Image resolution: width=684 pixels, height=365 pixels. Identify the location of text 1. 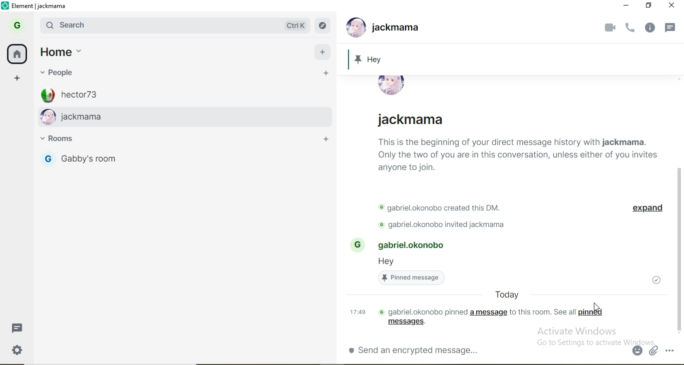
(421, 310).